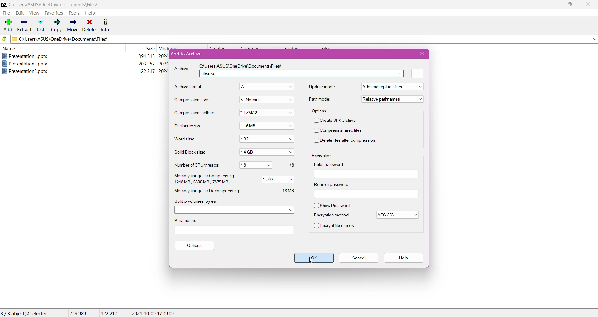 The image size is (598, 317). I want to click on File, so click(7, 13).